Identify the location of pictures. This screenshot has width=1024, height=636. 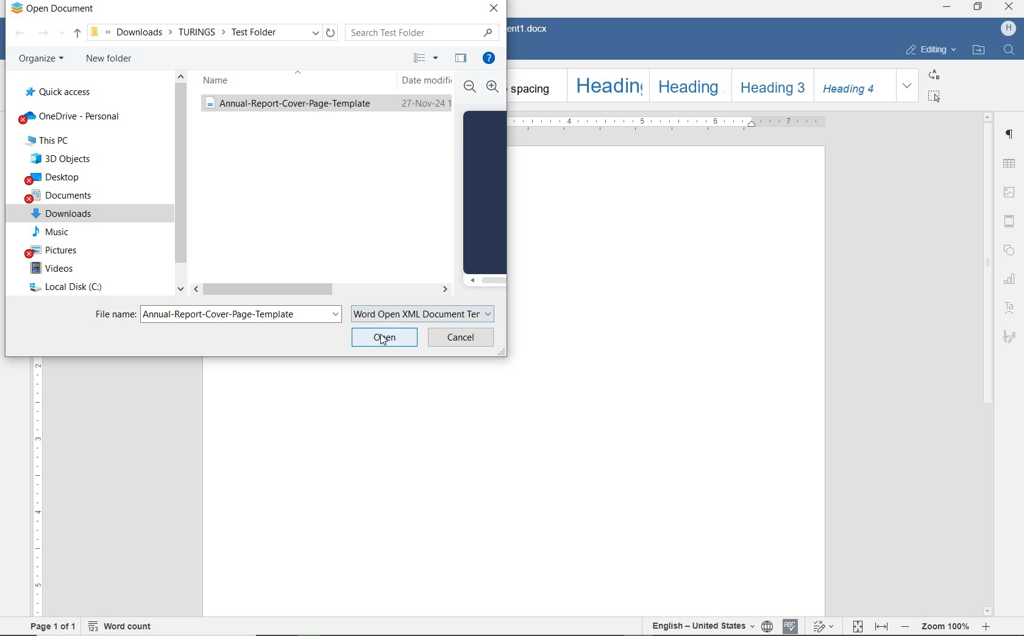
(57, 251).